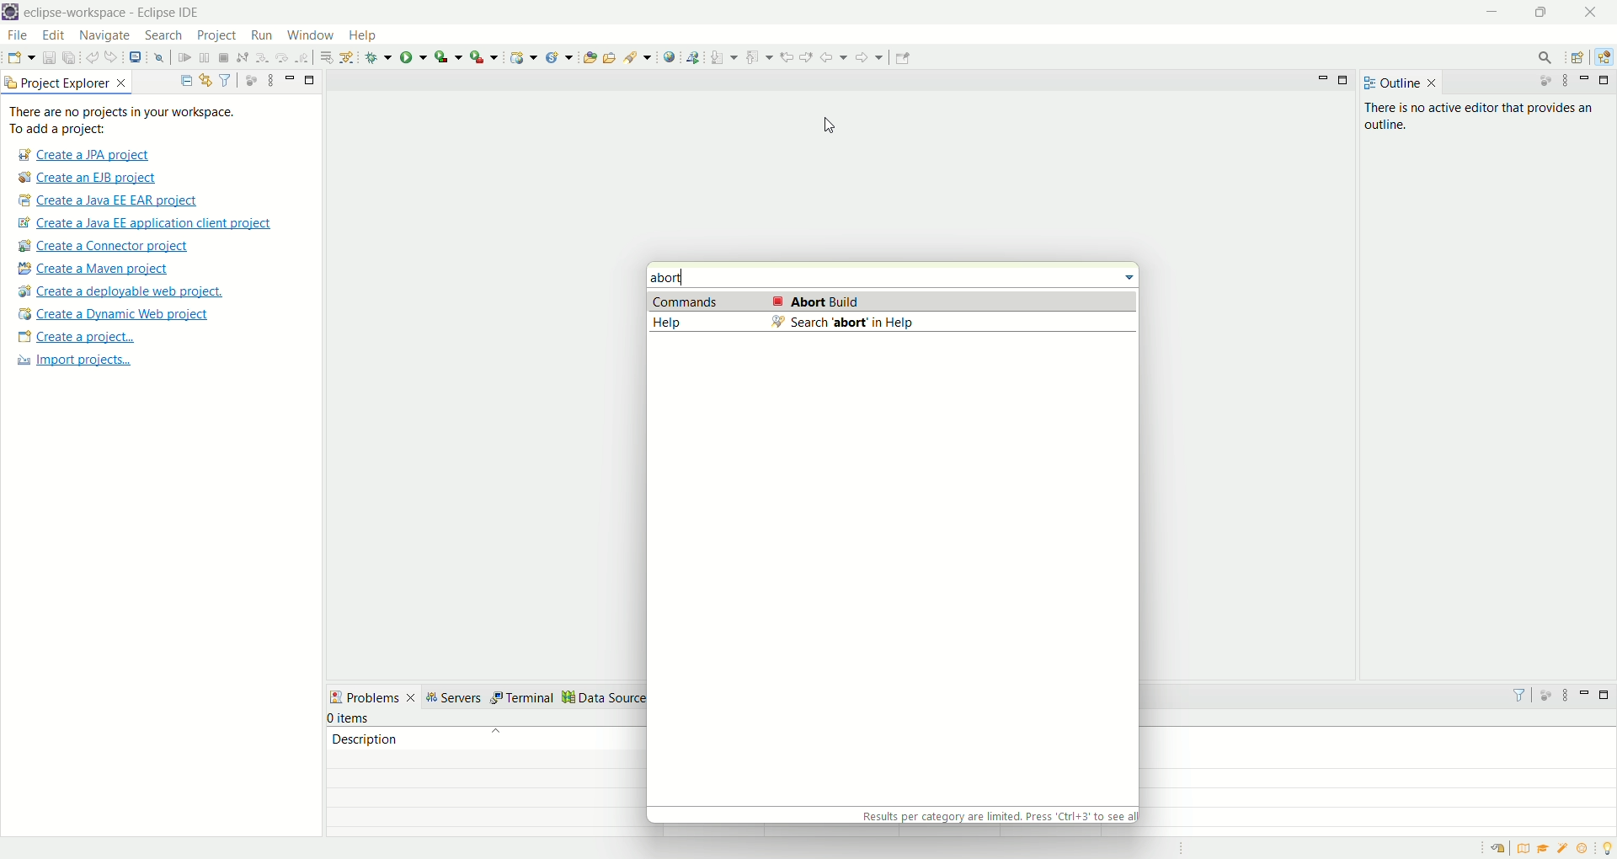 This screenshot has height=859, width=1617. I want to click on debug, so click(379, 58).